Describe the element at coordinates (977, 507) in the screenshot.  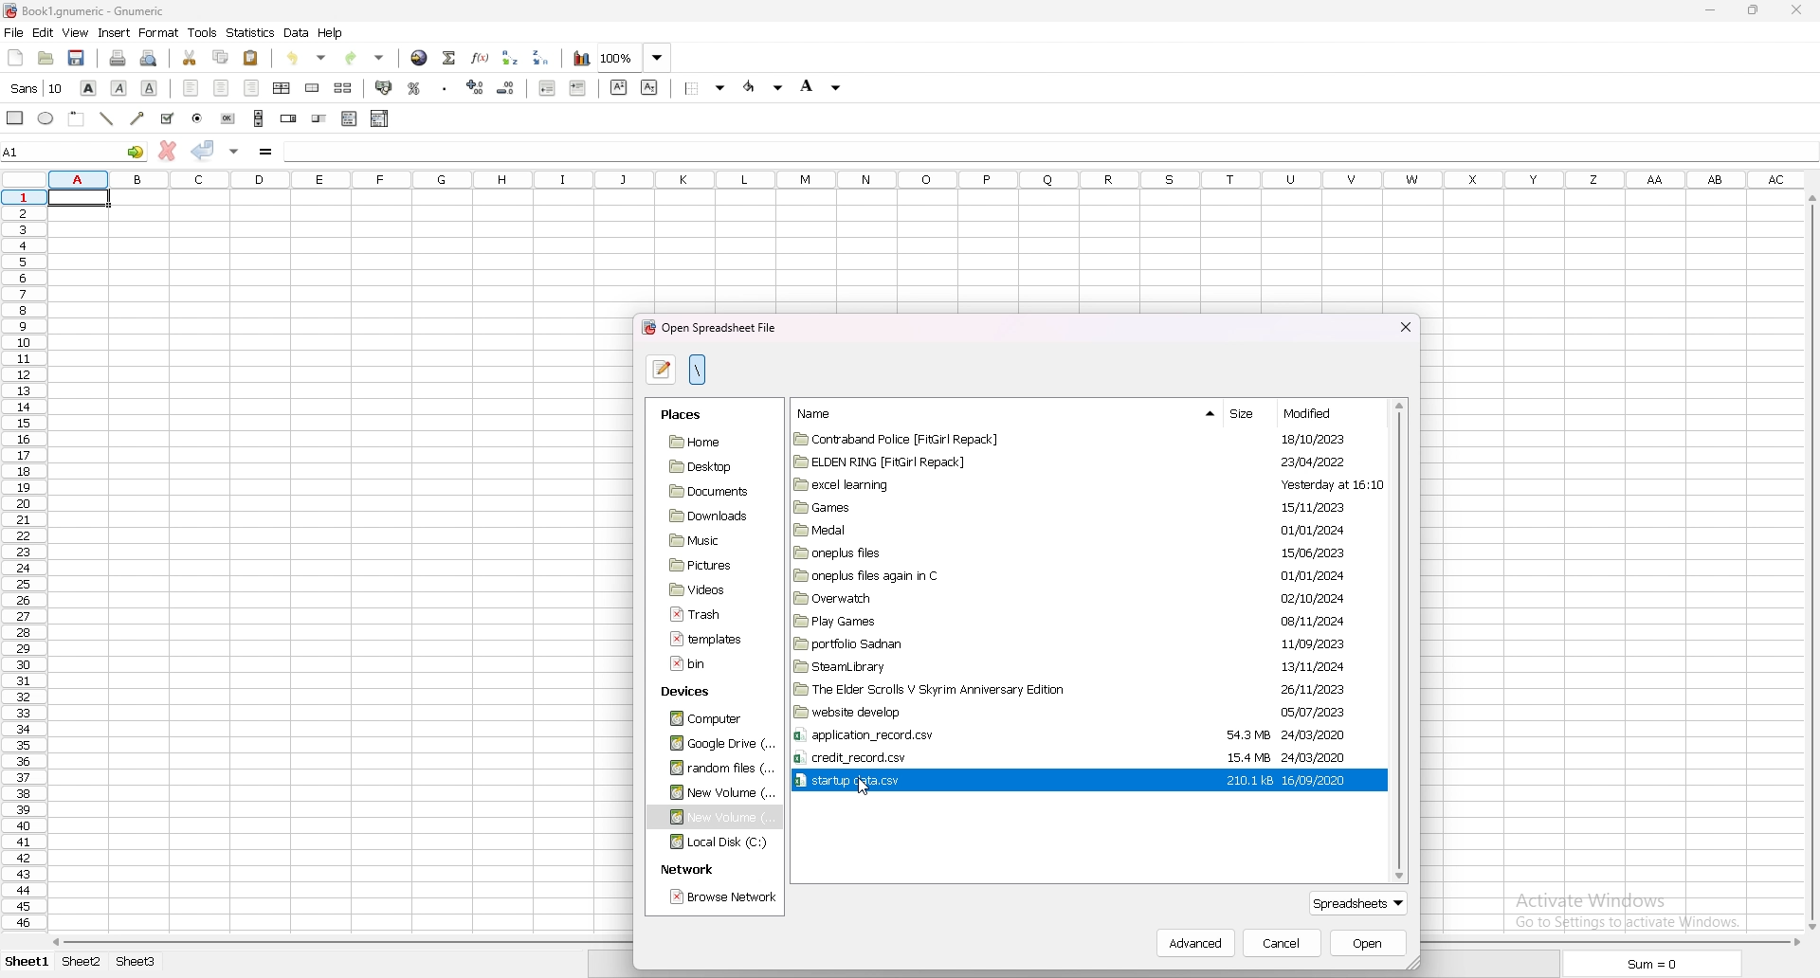
I see `folder` at that location.